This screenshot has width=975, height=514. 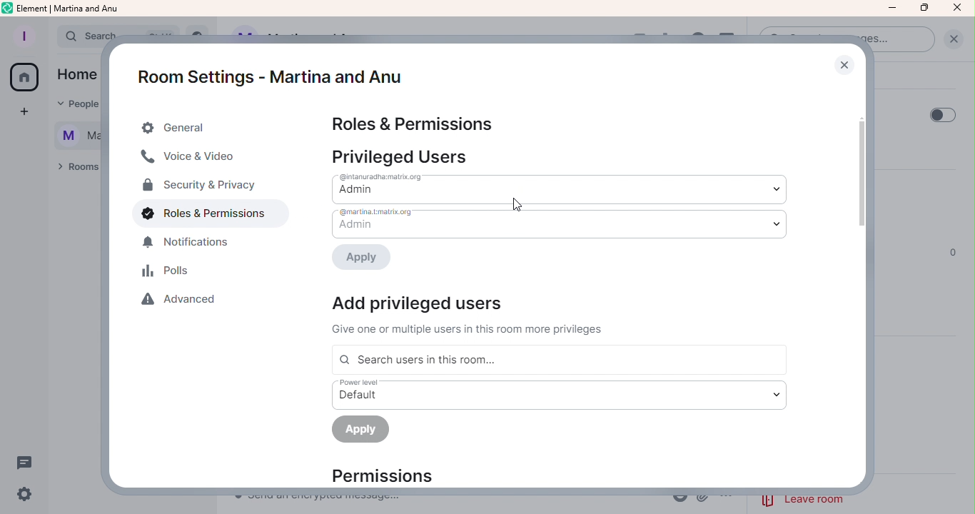 What do you see at coordinates (74, 170) in the screenshot?
I see `Rooms` at bounding box center [74, 170].